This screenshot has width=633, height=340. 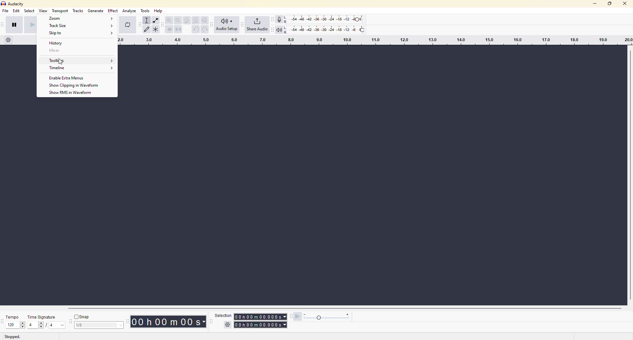 I want to click on trim outside selection, so click(x=170, y=30).